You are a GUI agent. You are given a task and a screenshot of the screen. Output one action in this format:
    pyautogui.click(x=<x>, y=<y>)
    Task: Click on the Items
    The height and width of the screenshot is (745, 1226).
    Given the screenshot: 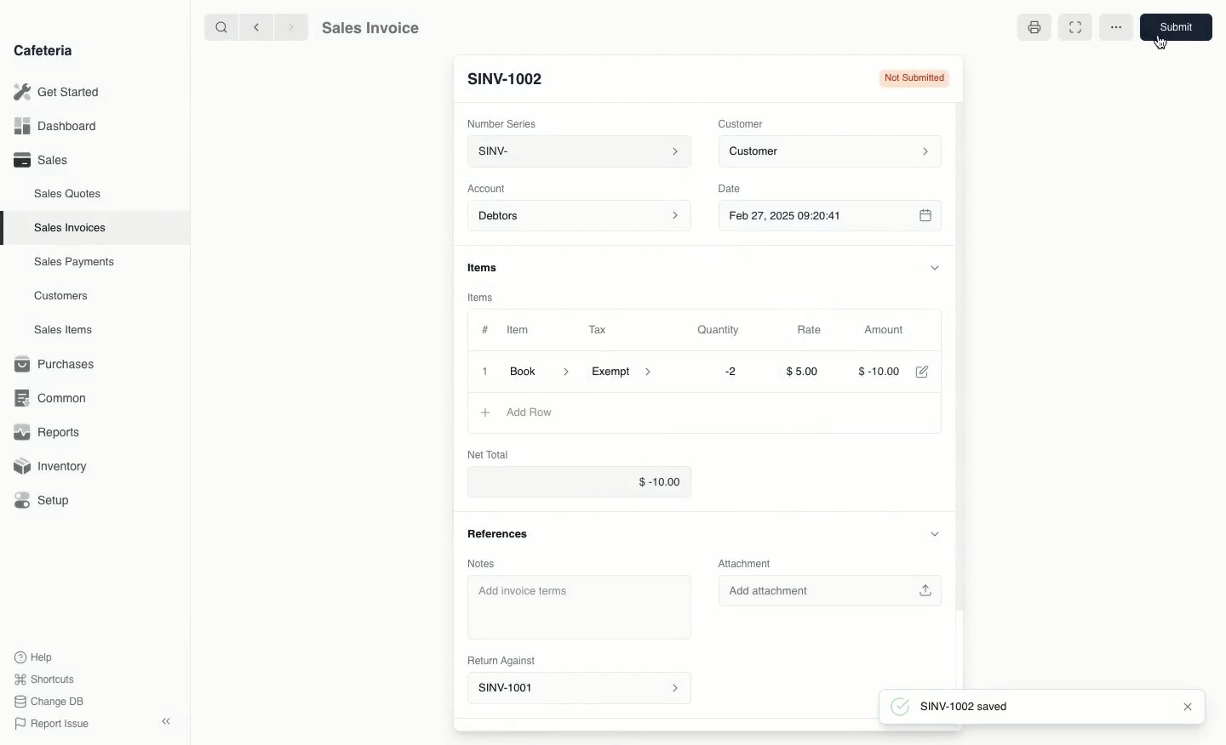 What is the action you would take?
    pyautogui.click(x=485, y=267)
    